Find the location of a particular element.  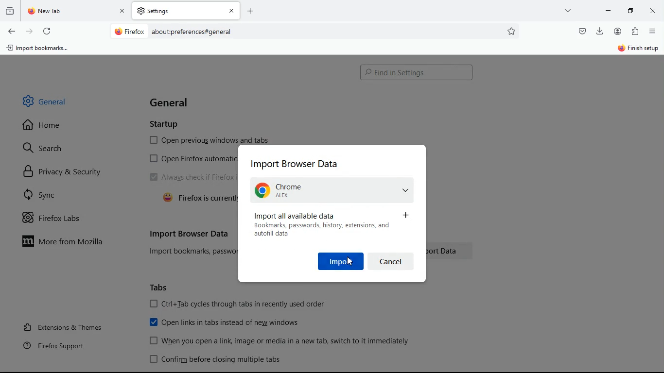

pocket is located at coordinates (581, 32).